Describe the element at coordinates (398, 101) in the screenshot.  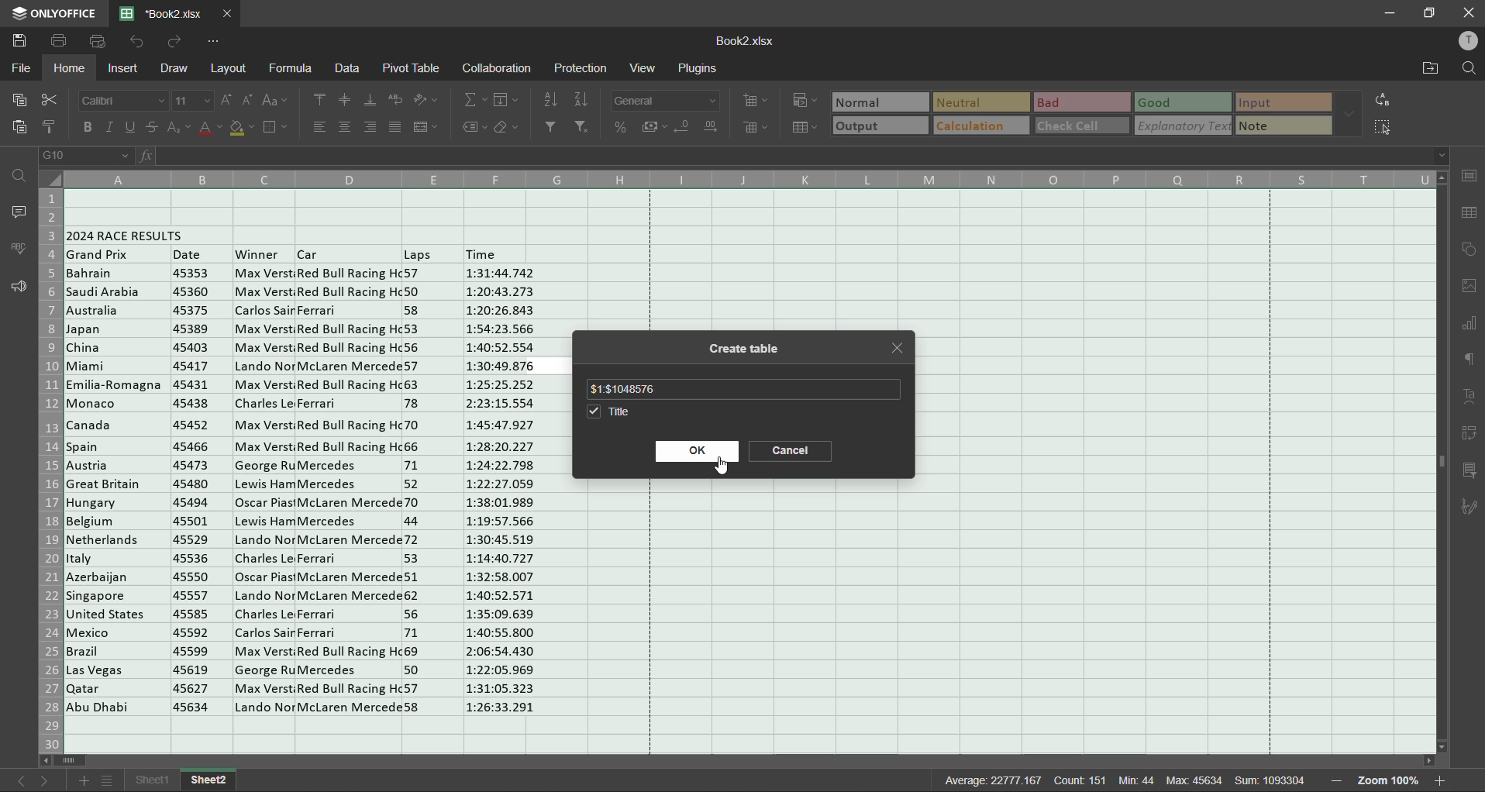
I see `wrap text` at that location.